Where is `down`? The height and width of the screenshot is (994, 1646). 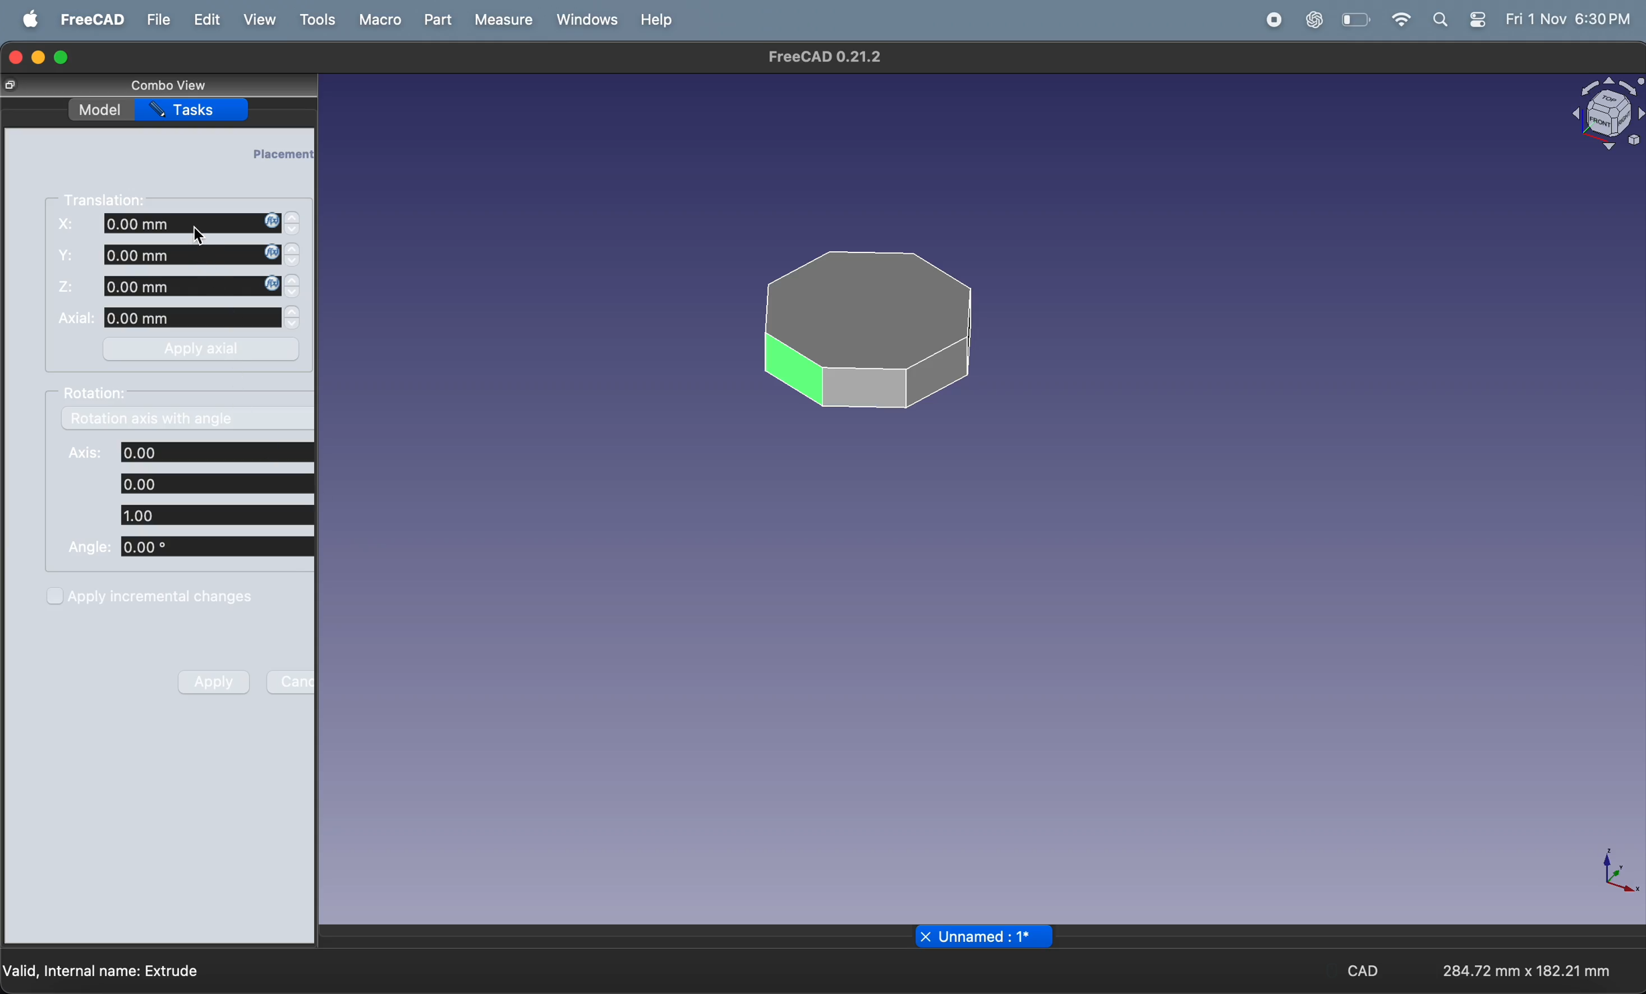 down is located at coordinates (294, 265).